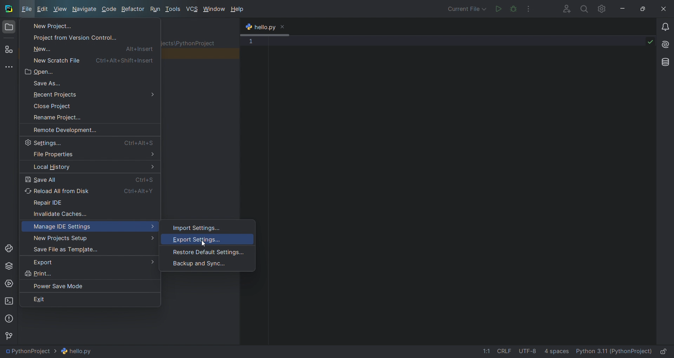 Image resolution: width=674 pixels, height=358 pixels. Describe the element at coordinates (91, 287) in the screenshot. I see `power save mode` at that location.